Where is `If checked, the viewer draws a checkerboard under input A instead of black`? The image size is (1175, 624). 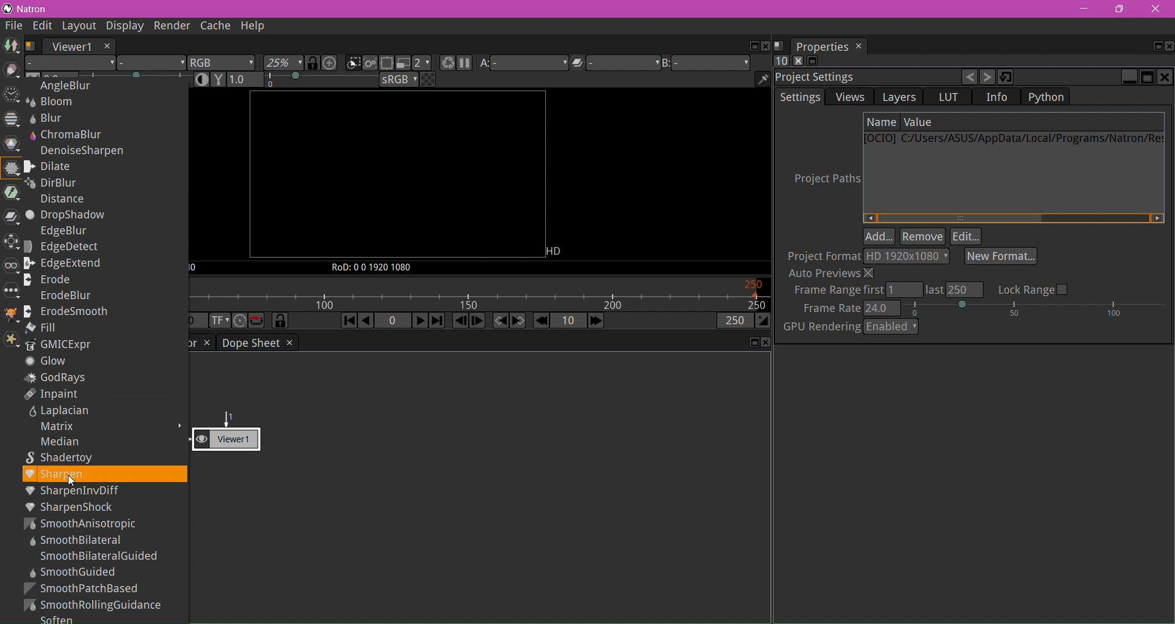 If checked, the viewer draws a checkerboard under input A instead of black is located at coordinates (428, 80).